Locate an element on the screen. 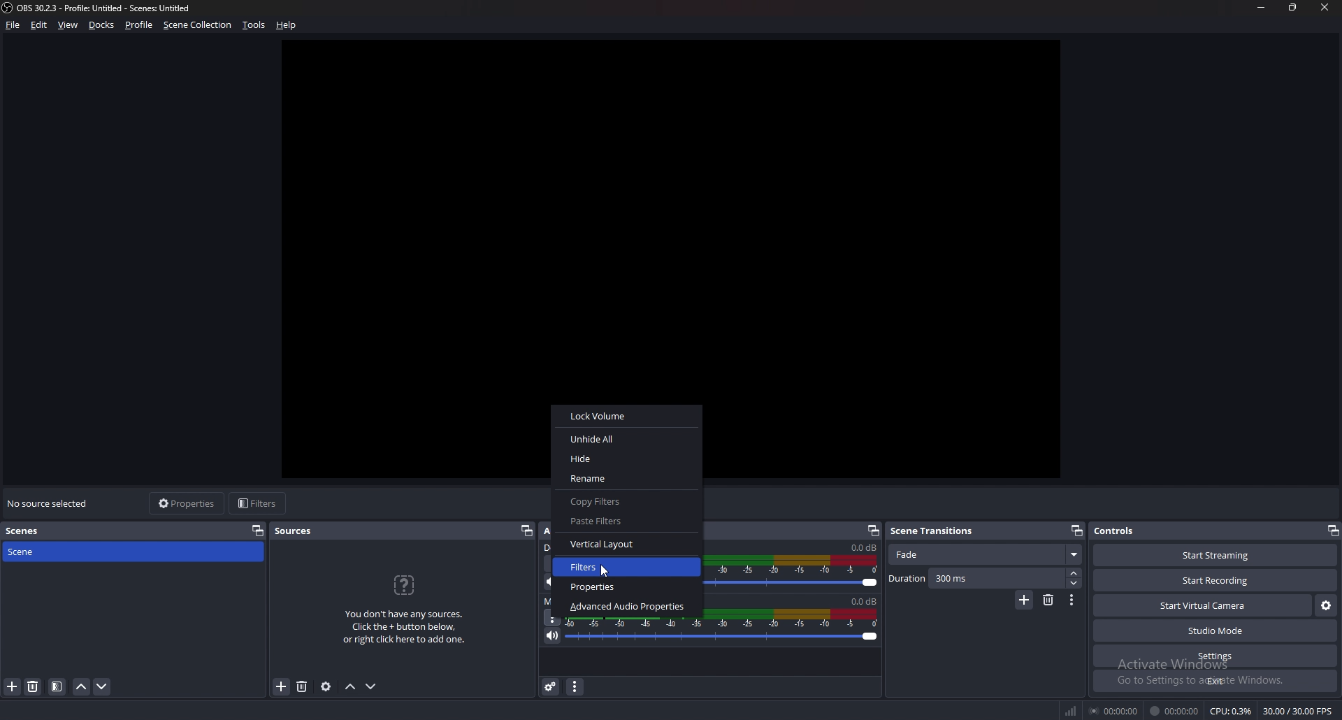 The width and height of the screenshot is (1342, 720). scenes is located at coordinates (24, 531).